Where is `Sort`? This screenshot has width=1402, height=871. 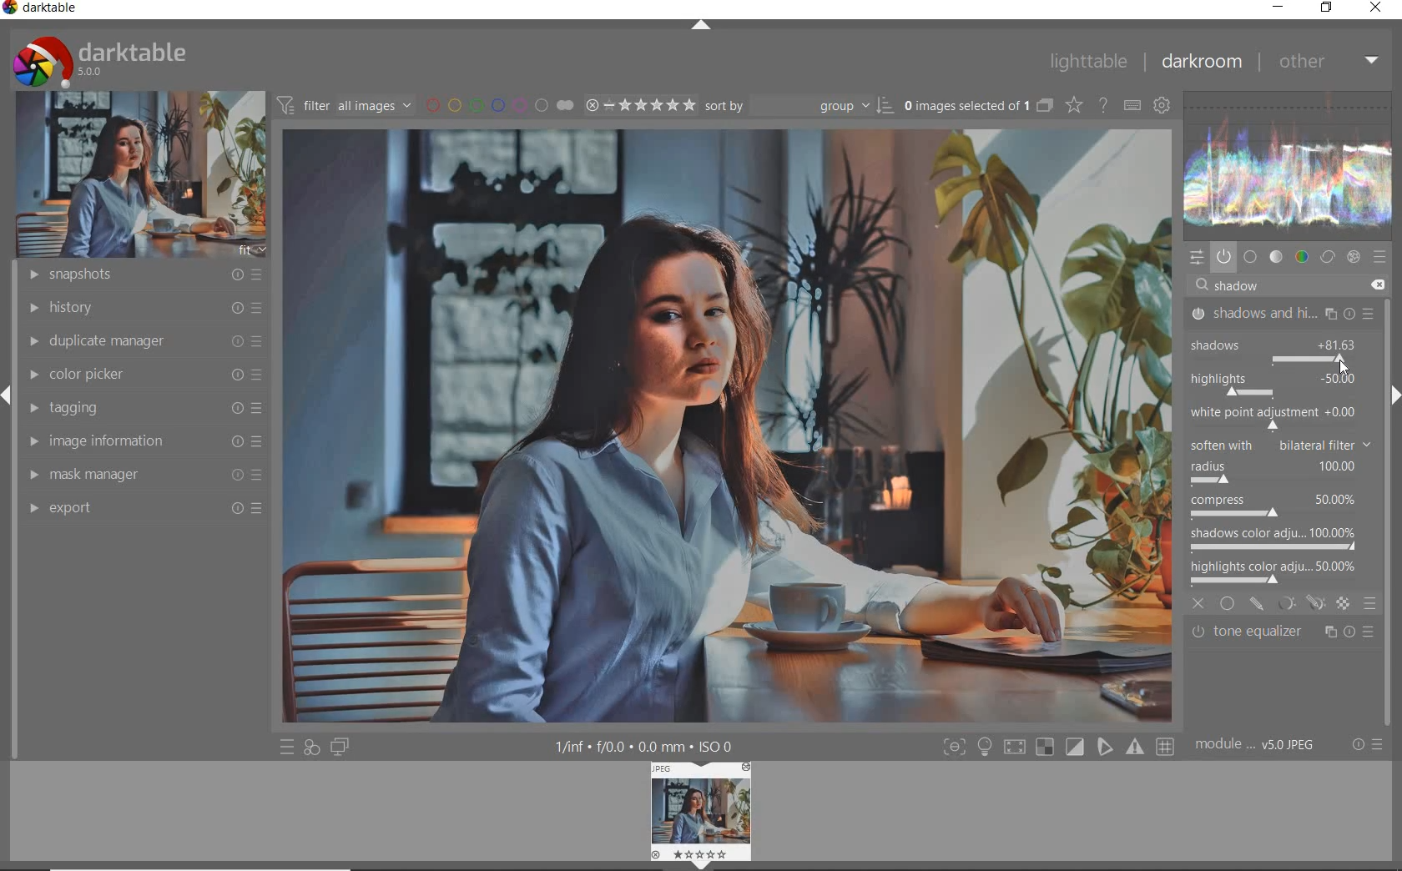
Sort is located at coordinates (800, 104).